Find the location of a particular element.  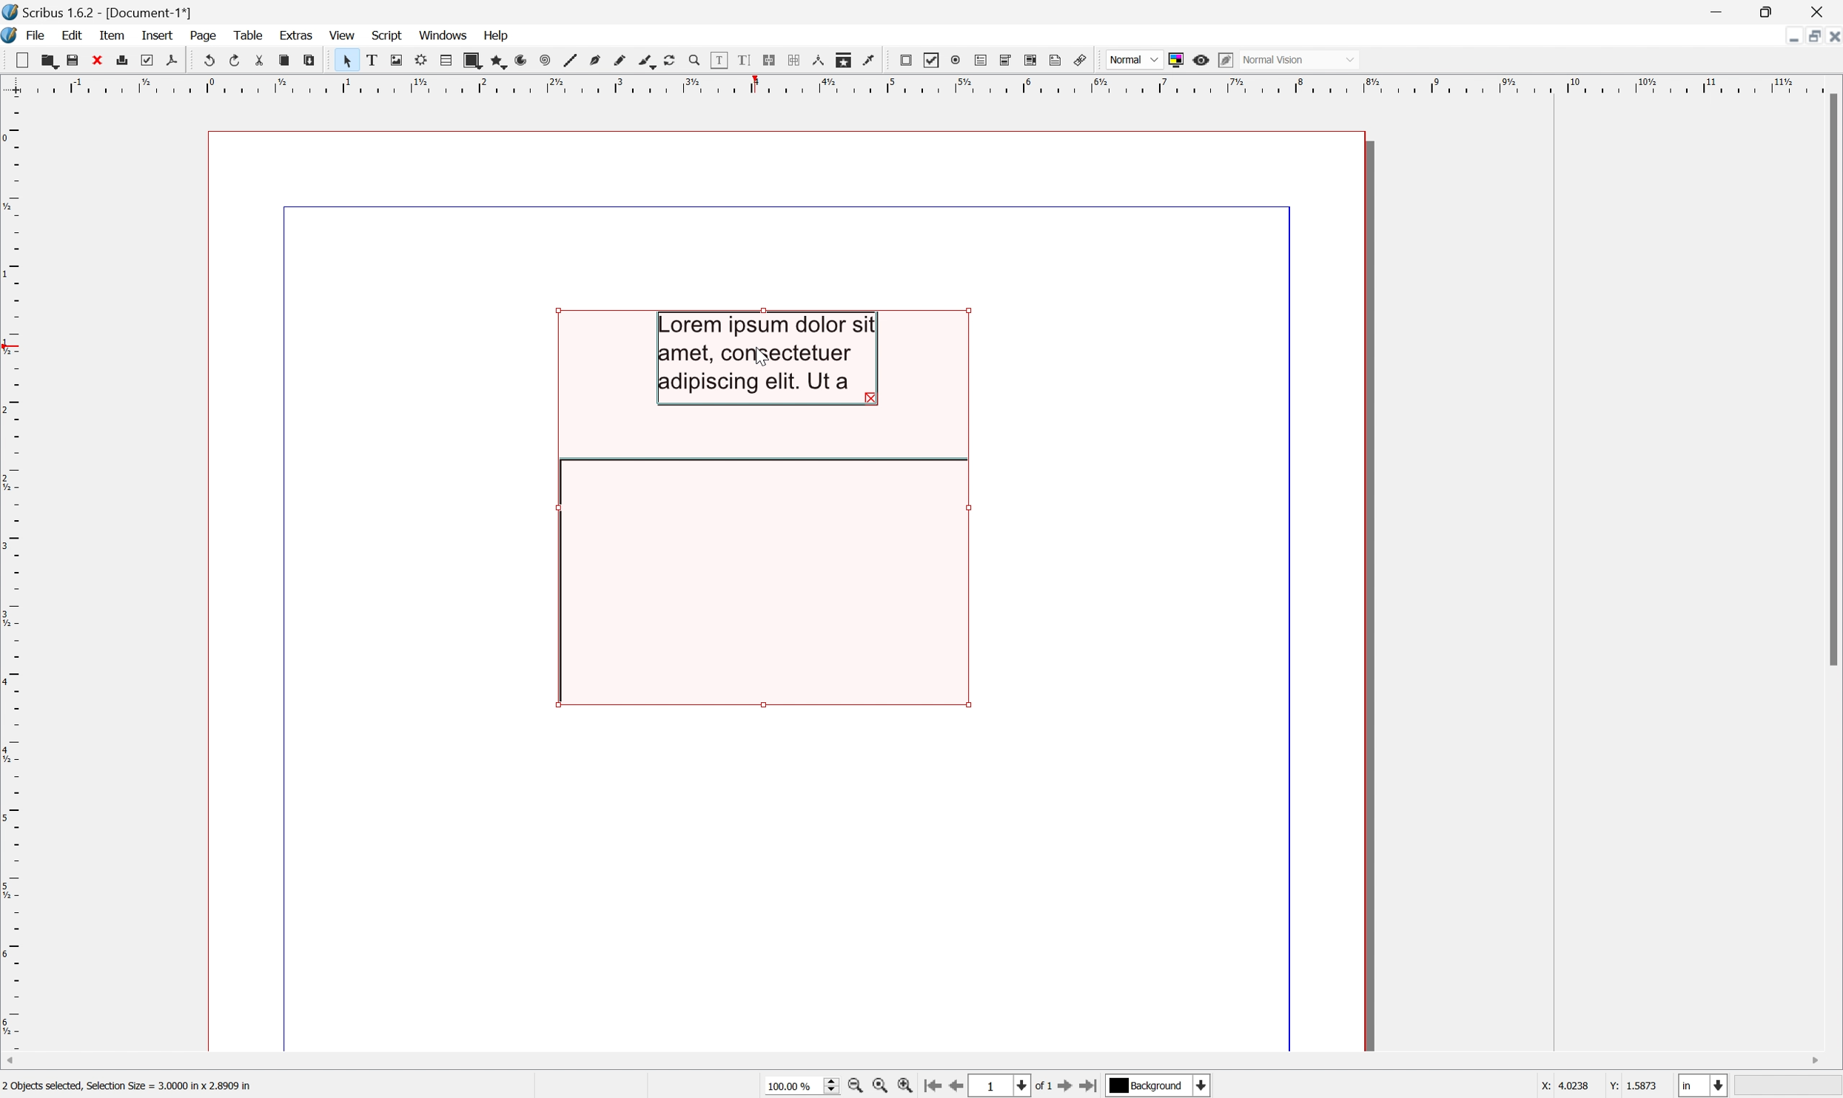

Edit text with story editor is located at coordinates (741, 59).